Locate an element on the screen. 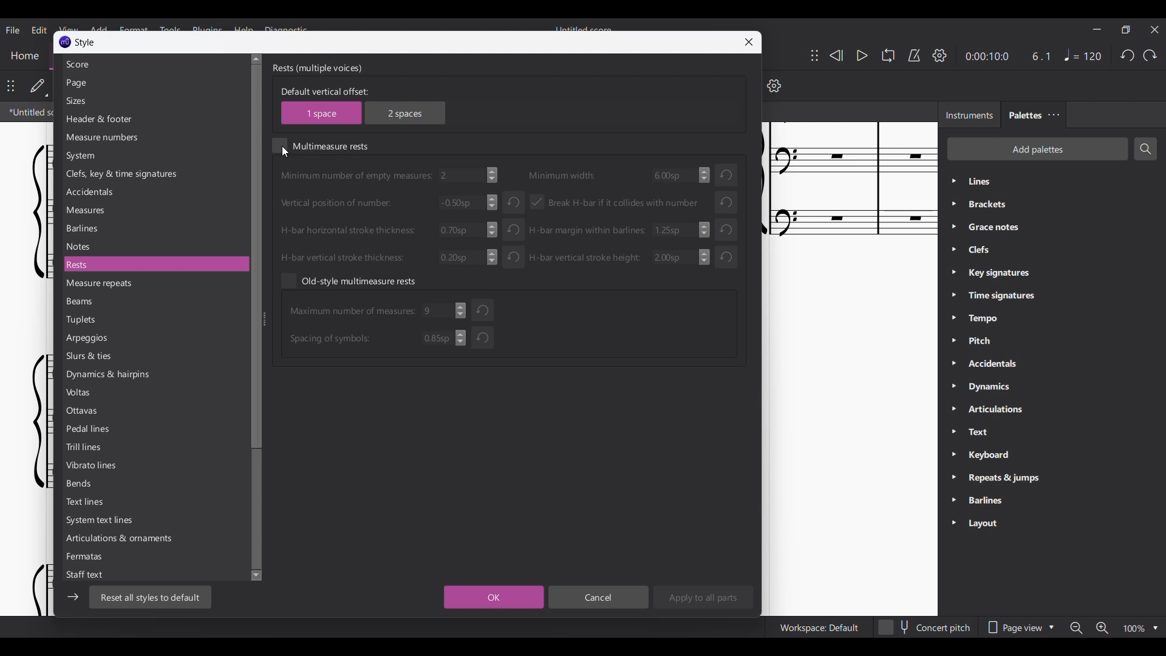 This screenshot has width=1166, height=656. Page is located at coordinates (154, 83).